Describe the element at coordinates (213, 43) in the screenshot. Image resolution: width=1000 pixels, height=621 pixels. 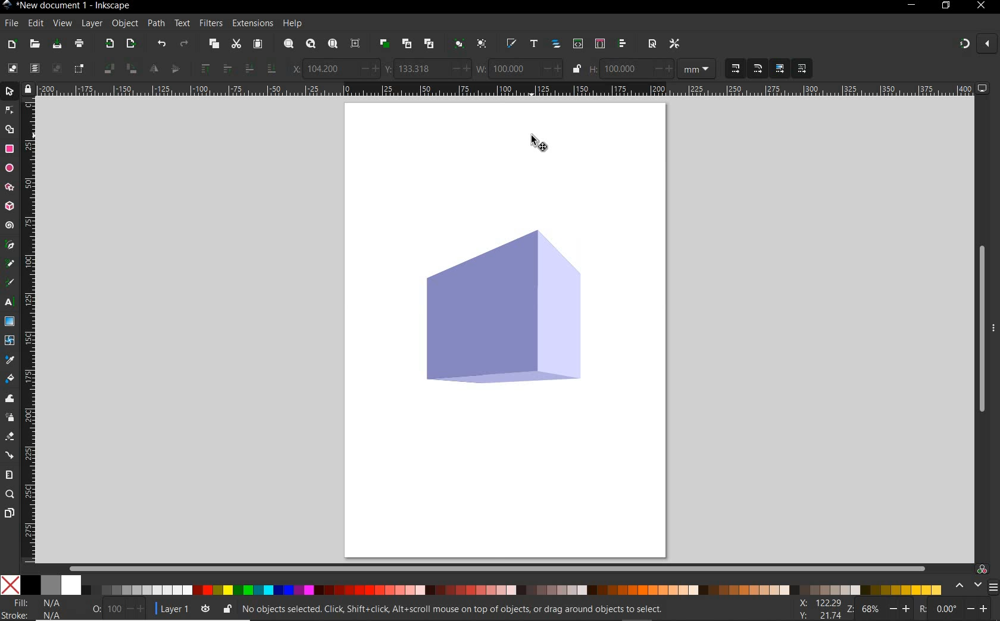
I see `copy` at that location.